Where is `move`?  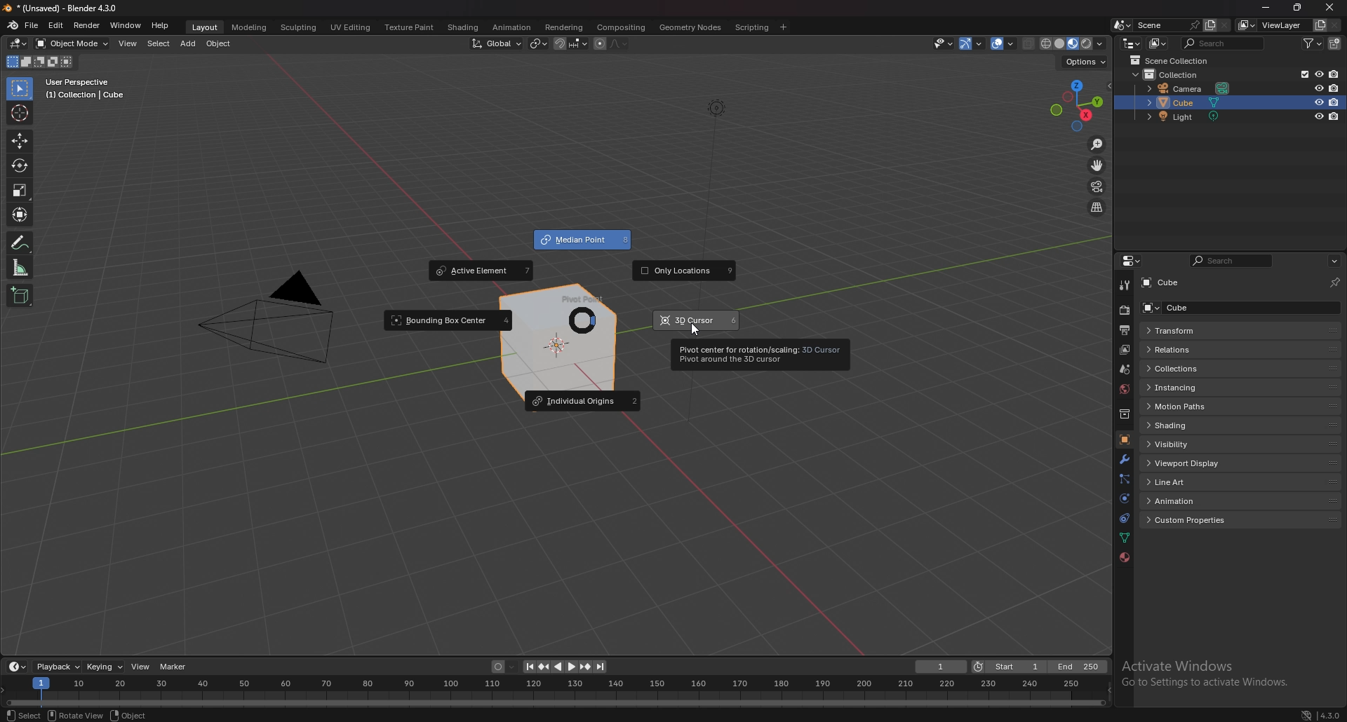
move is located at coordinates (1097, 166).